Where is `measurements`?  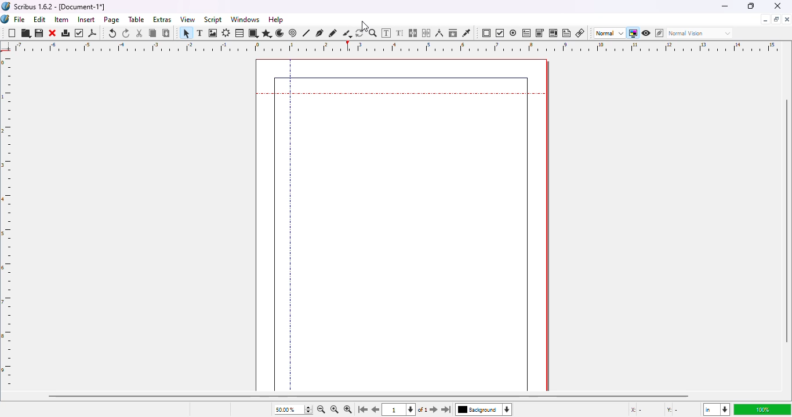
measurements is located at coordinates (439, 33).